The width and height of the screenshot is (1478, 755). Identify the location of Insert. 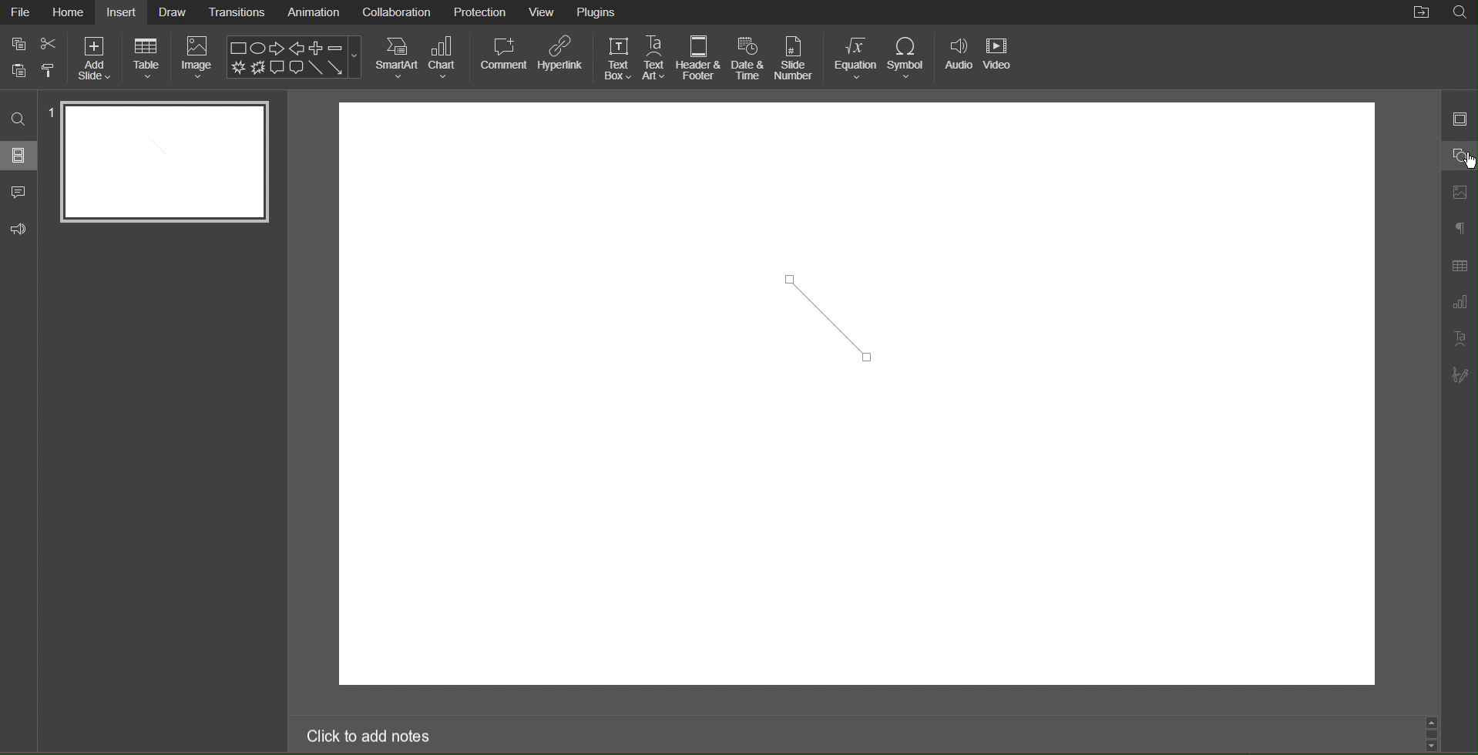
(120, 12).